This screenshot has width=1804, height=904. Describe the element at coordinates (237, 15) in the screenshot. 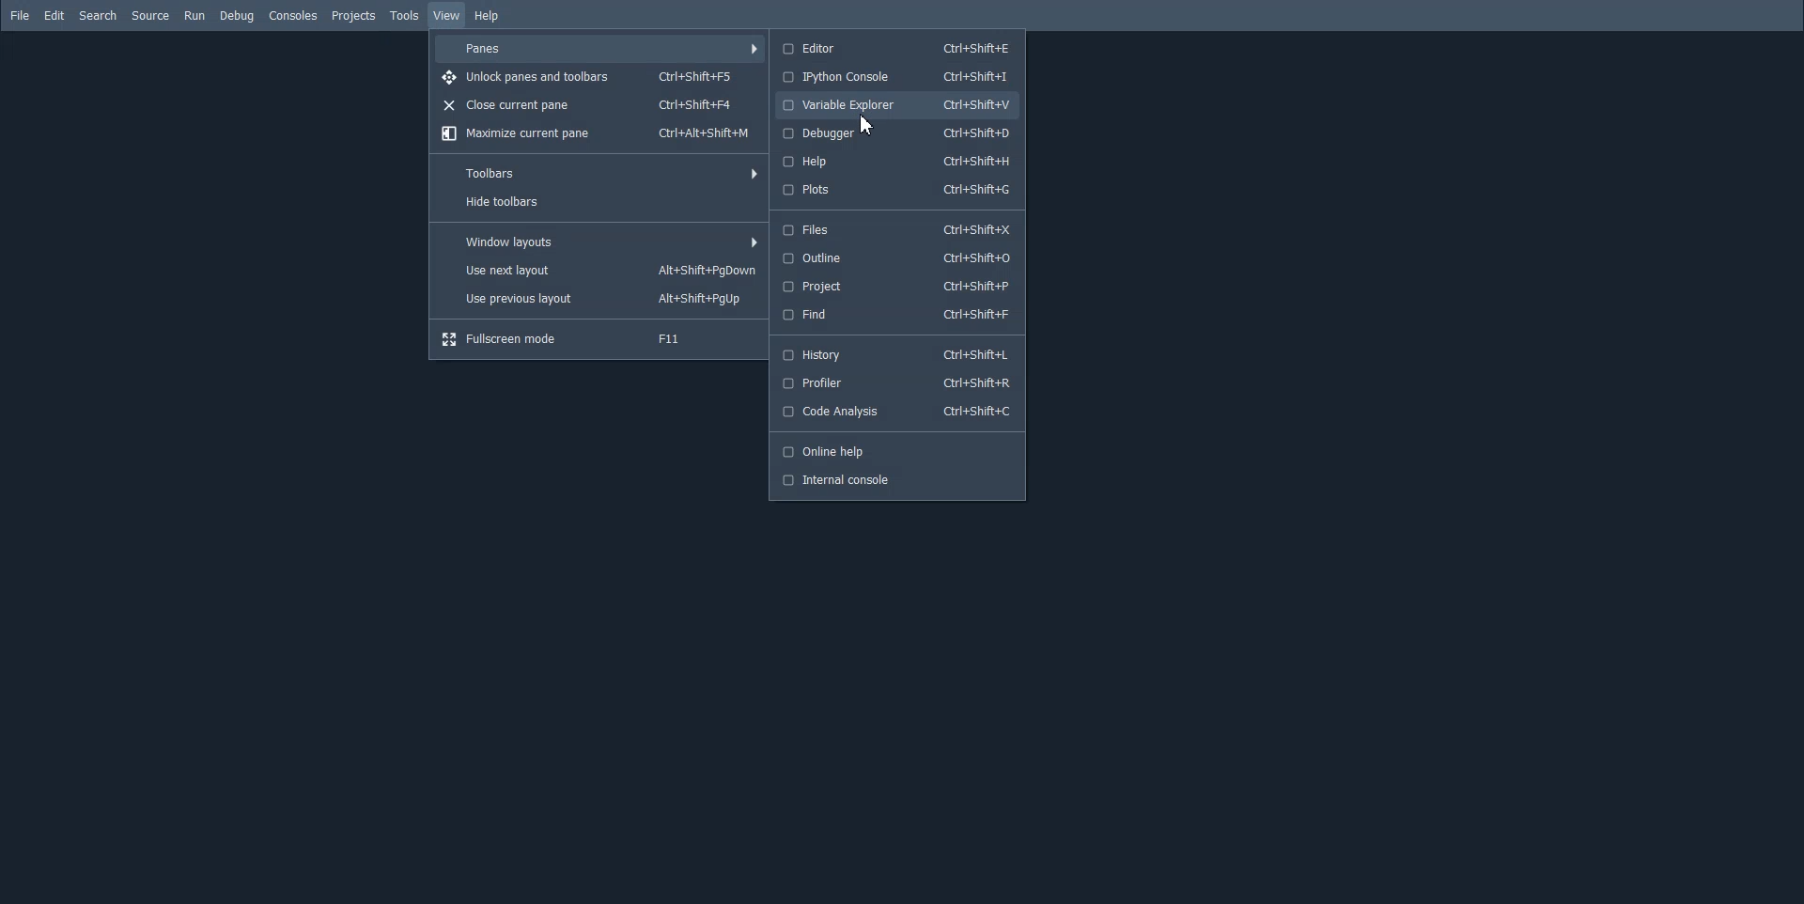

I see `Debug` at that location.